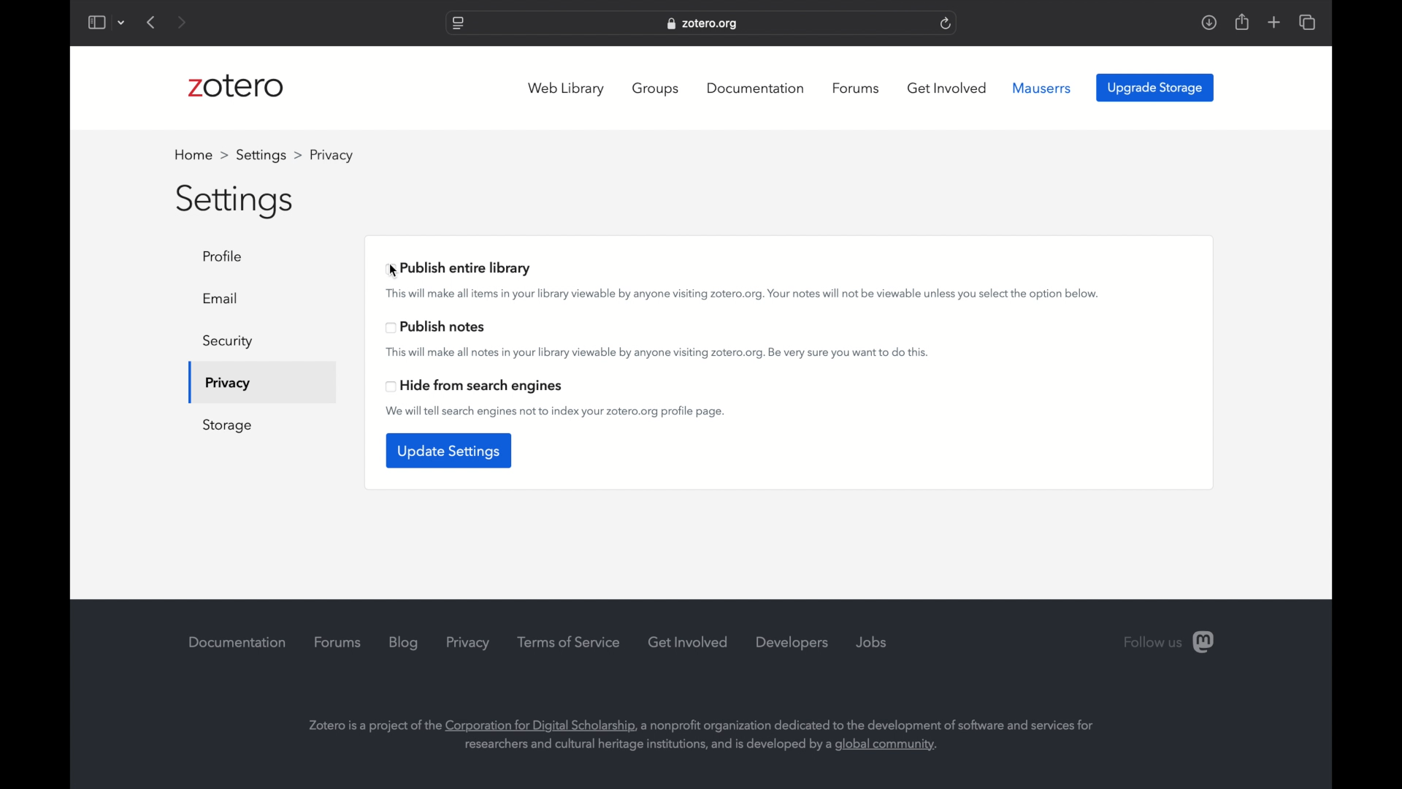  What do you see at coordinates (1309, 22) in the screenshot?
I see `show tab overview` at bounding box center [1309, 22].